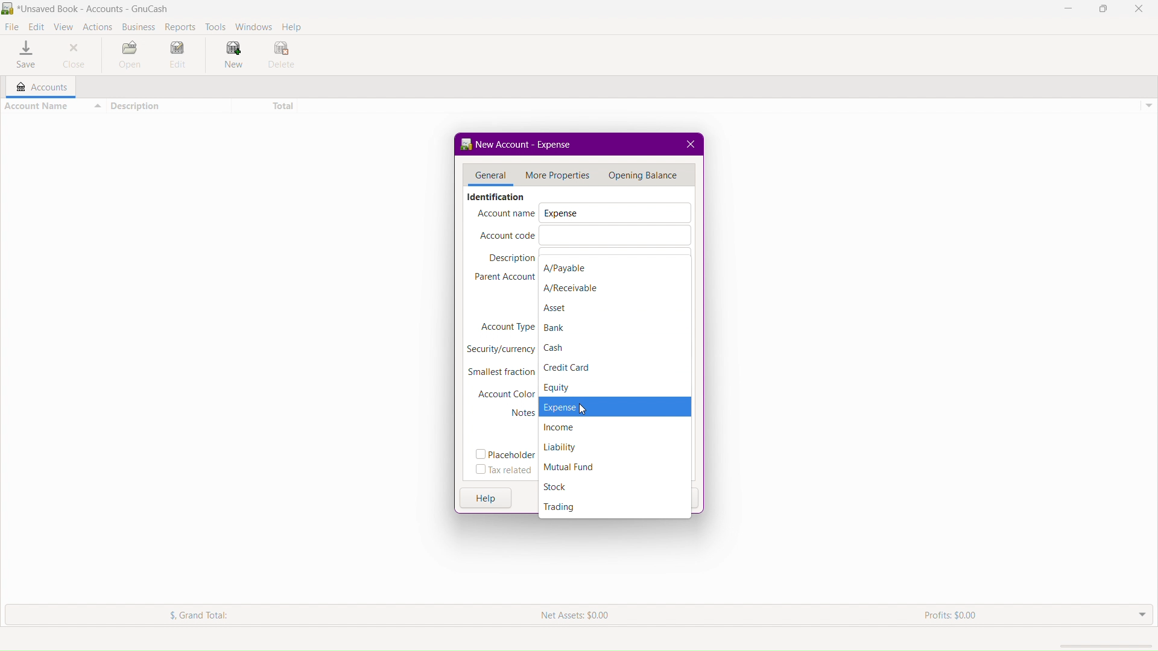 Image resolution: width=1158 pixels, height=651 pixels. What do you see at coordinates (1070, 9) in the screenshot?
I see `Minimize` at bounding box center [1070, 9].